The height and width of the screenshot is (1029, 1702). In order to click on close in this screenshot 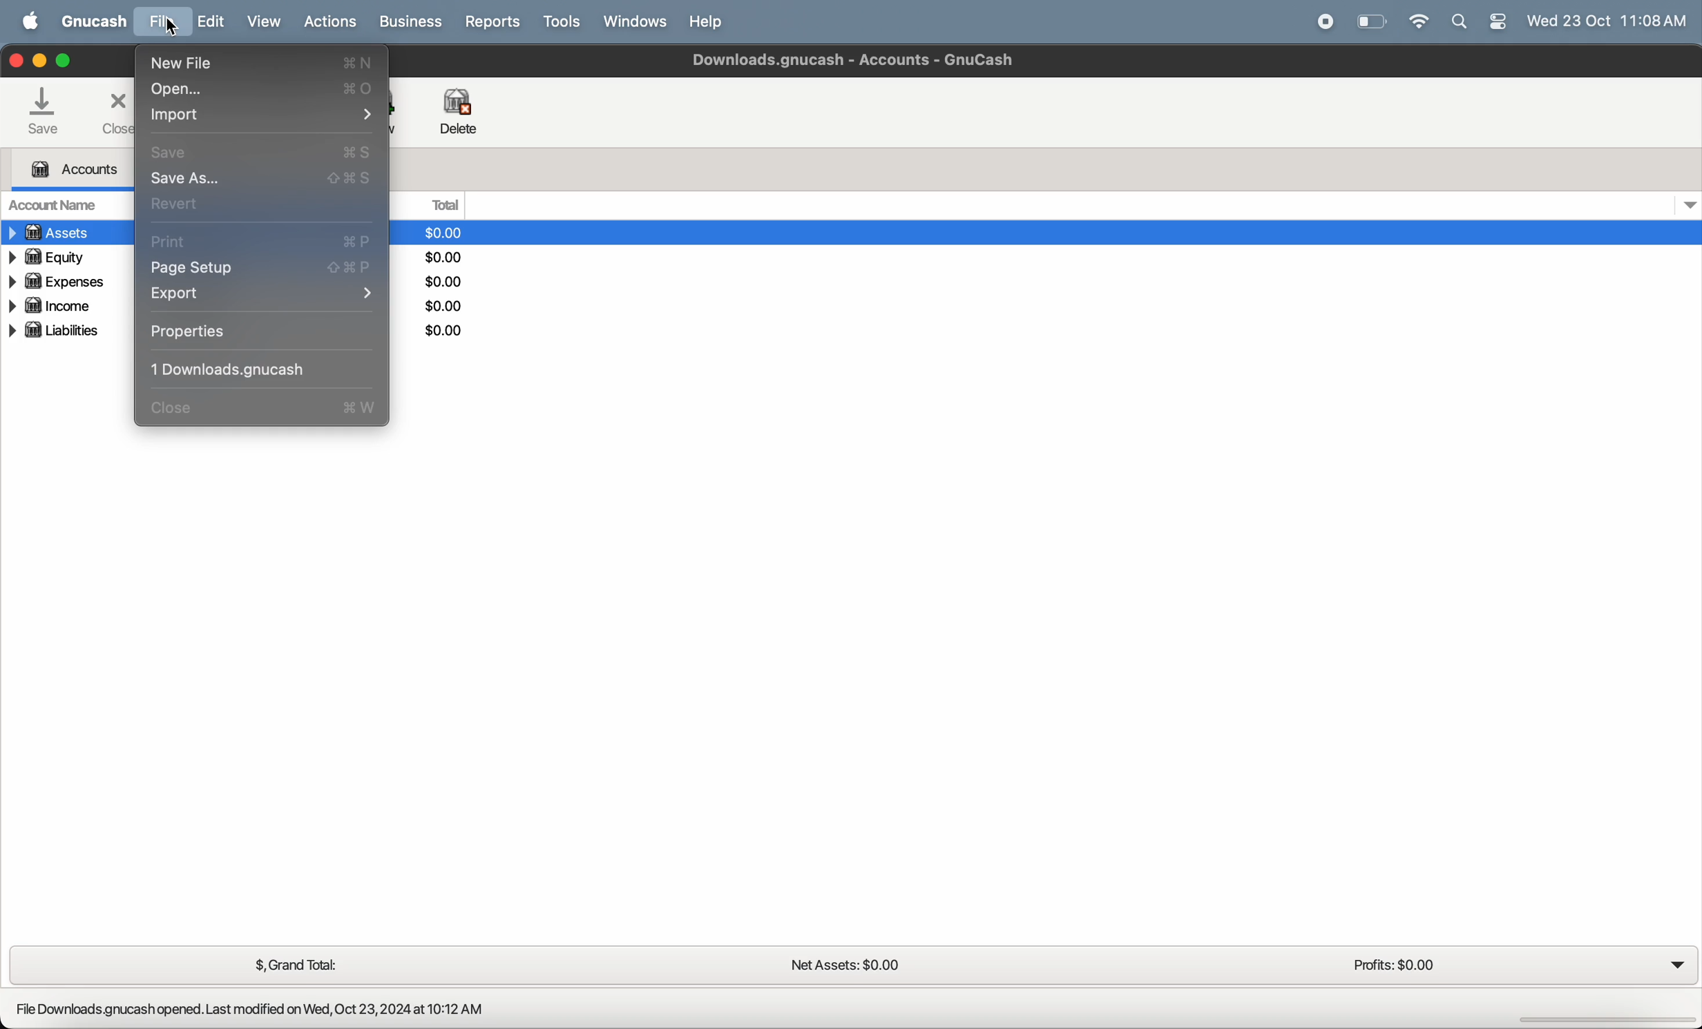, I will do `click(263, 407)`.